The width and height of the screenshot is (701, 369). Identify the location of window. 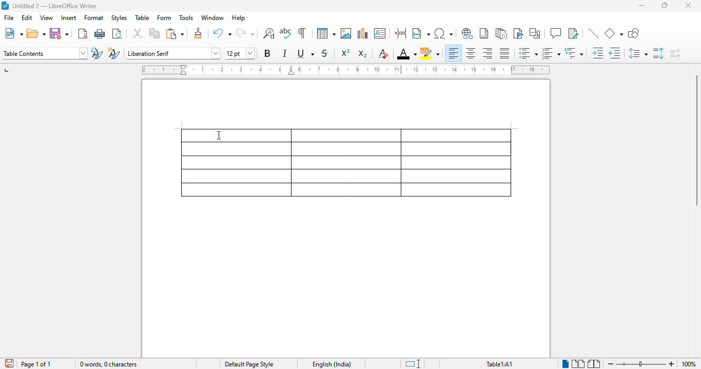
(212, 17).